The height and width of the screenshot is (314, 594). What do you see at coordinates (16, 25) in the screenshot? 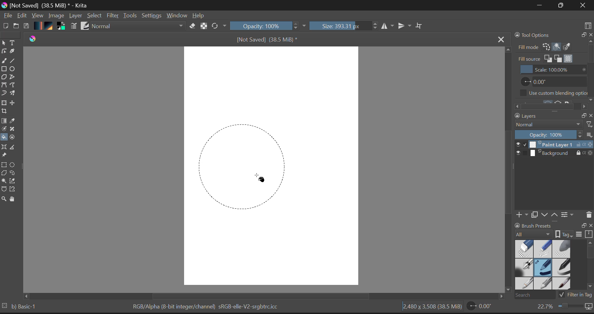
I see `Open` at bounding box center [16, 25].